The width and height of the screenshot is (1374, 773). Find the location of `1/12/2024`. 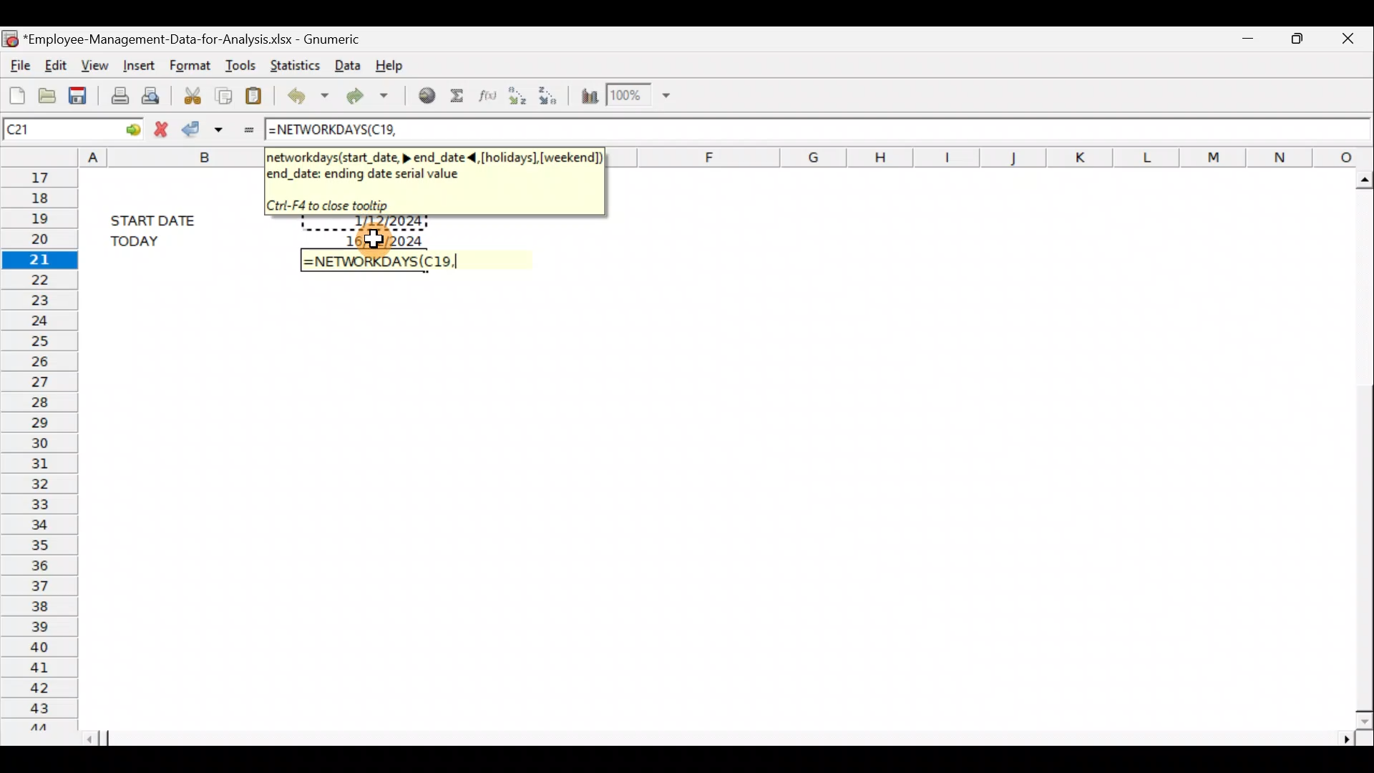

1/12/2024 is located at coordinates (386, 223).